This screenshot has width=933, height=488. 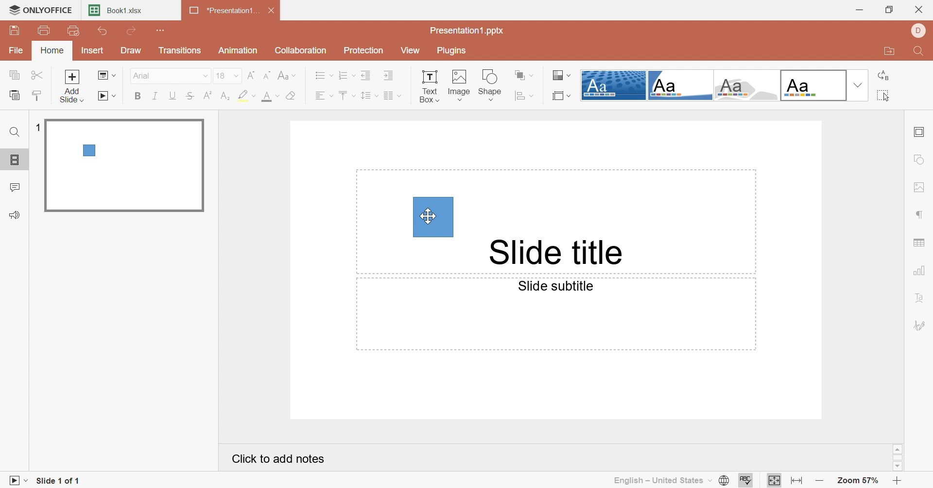 I want to click on Animation, so click(x=237, y=49).